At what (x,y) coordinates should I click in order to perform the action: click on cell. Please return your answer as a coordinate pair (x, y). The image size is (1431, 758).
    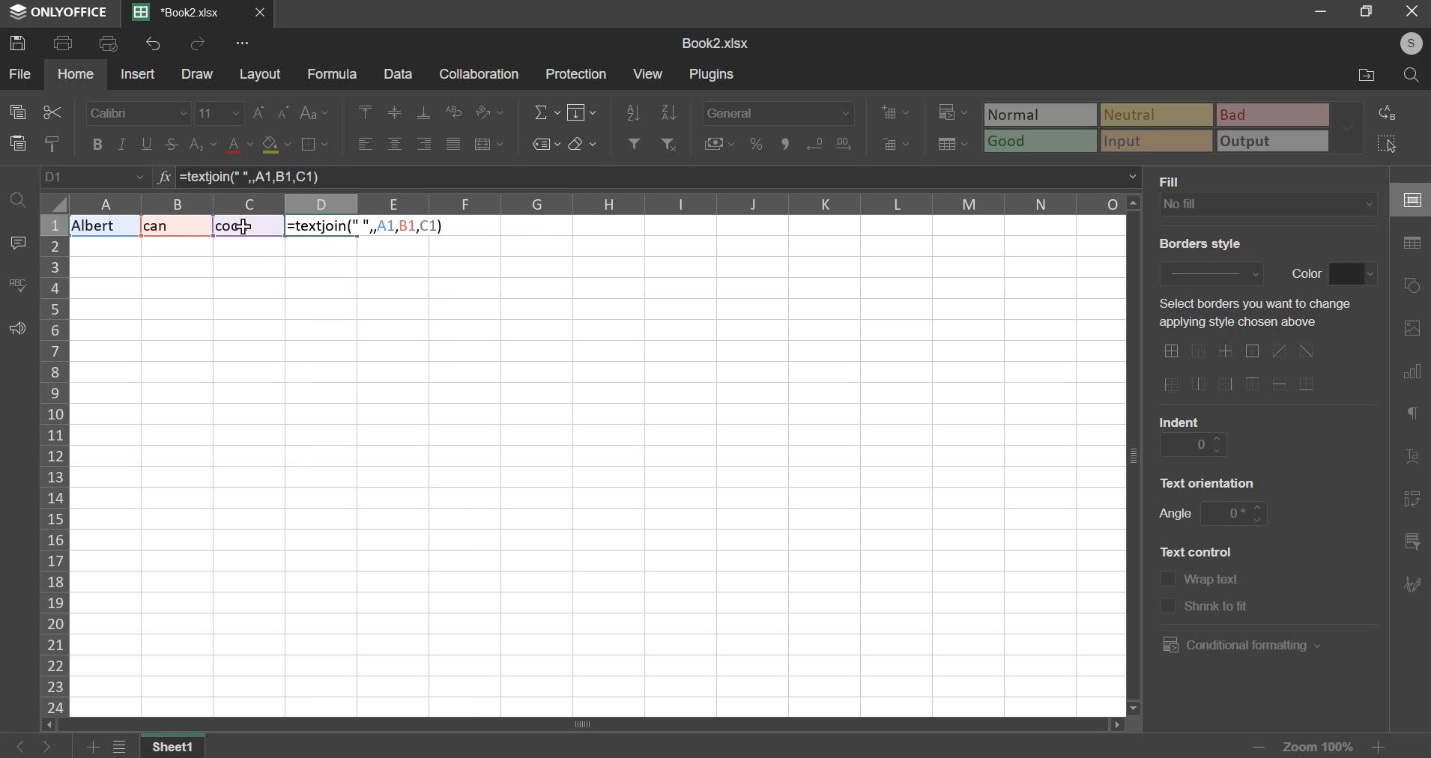
    Looking at the image, I should click on (1410, 201).